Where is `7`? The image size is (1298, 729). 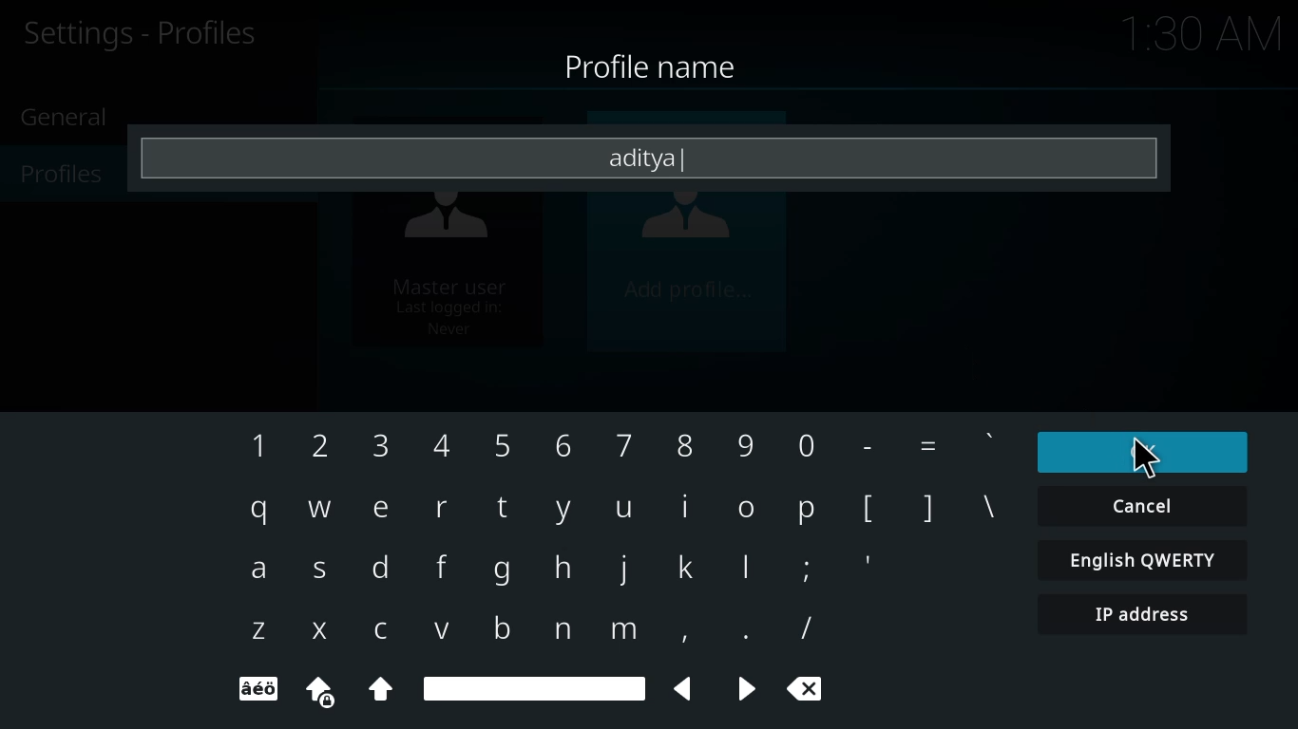
7 is located at coordinates (626, 446).